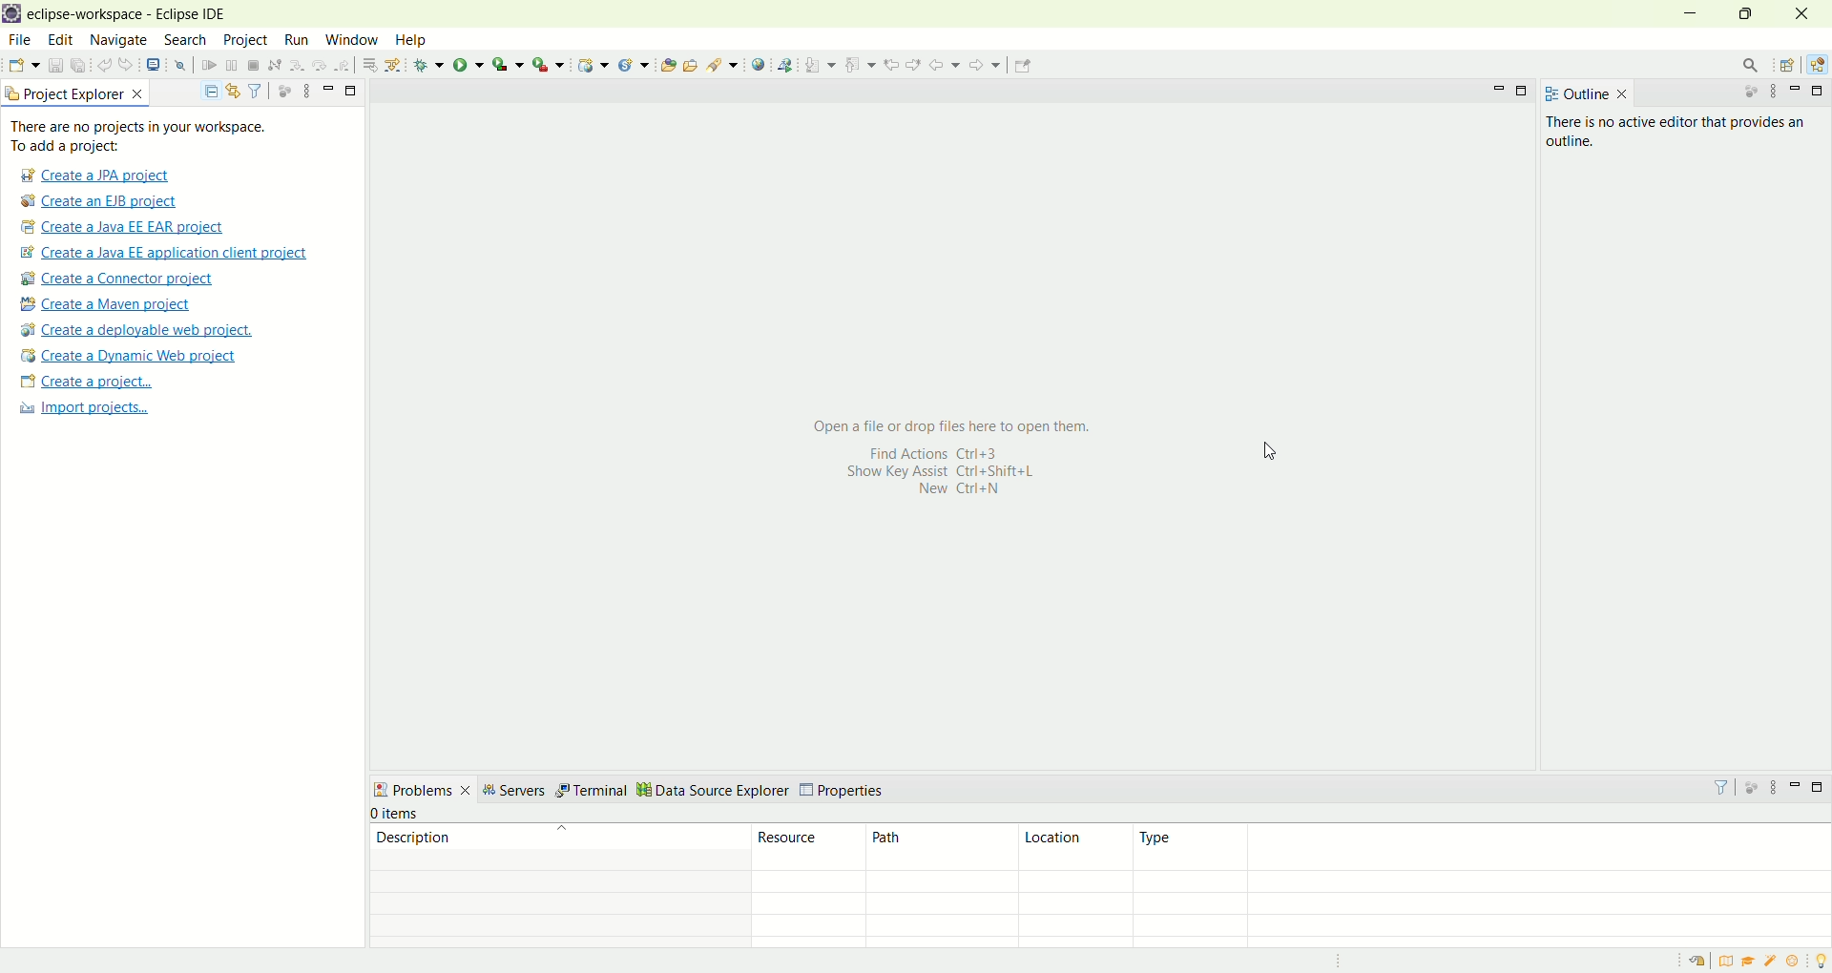 The image size is (1832, 973). I want to click on Create a EJB project, so click(102, 203).